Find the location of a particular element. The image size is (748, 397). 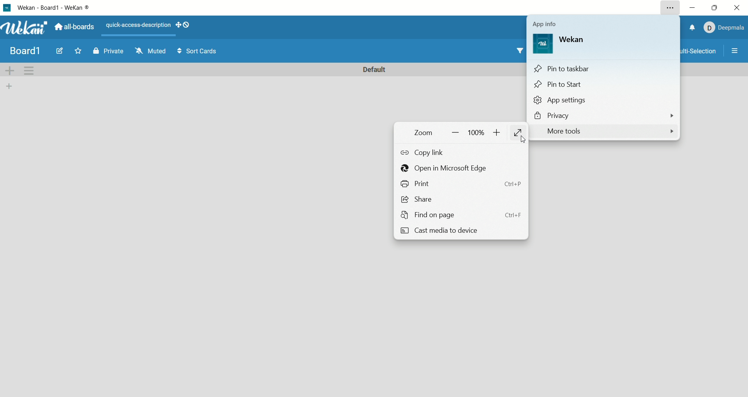

app settings is located at coordinates (603, 100).